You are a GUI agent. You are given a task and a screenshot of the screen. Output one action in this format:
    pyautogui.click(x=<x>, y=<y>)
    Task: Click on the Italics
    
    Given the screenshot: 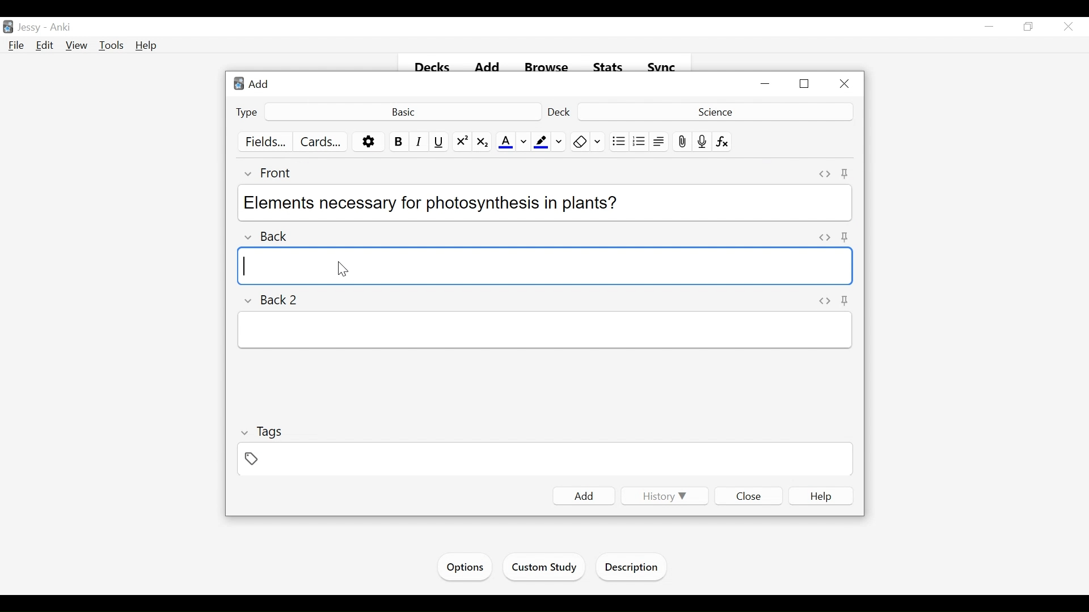 What is the action you would take?
    pyautogui.click(x=419, y=142)
    